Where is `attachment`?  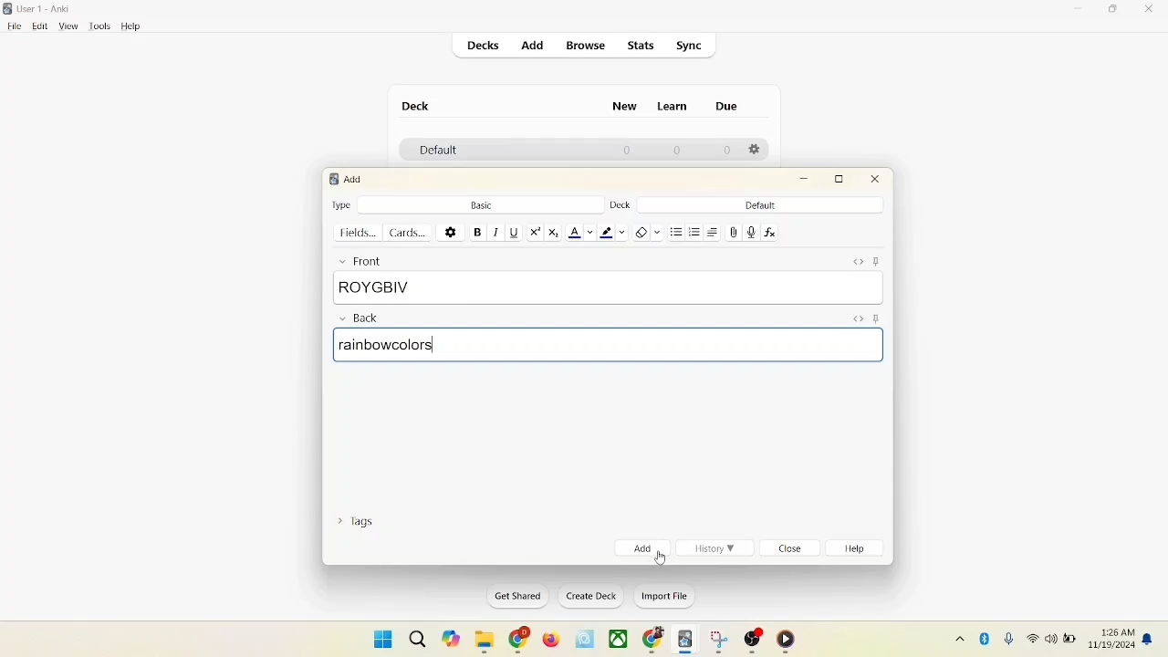
attachment is located at coordinates (734, 233).